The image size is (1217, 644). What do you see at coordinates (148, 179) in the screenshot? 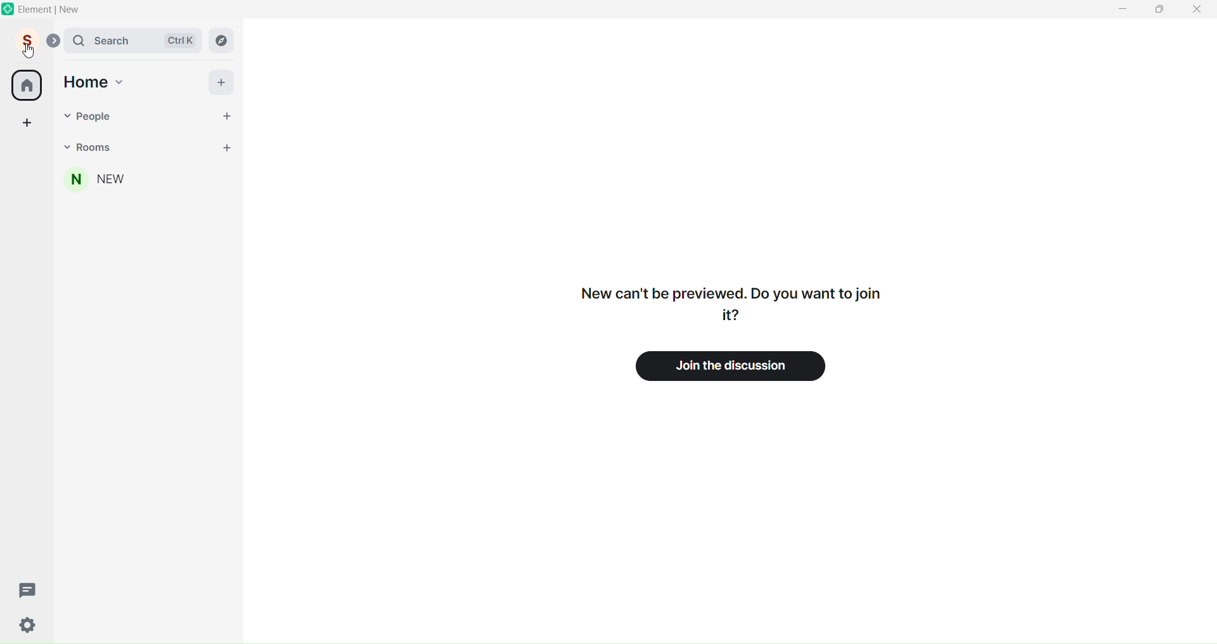
I see `People added to Room` at bounding box center [148, 179].